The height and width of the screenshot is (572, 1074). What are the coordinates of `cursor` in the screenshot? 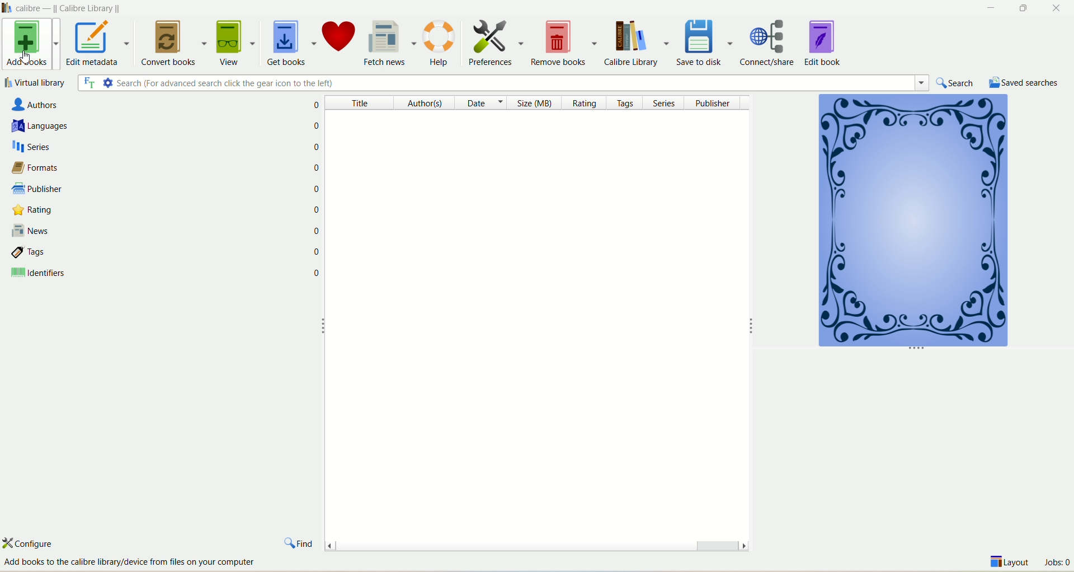 It's located at (27, 58).